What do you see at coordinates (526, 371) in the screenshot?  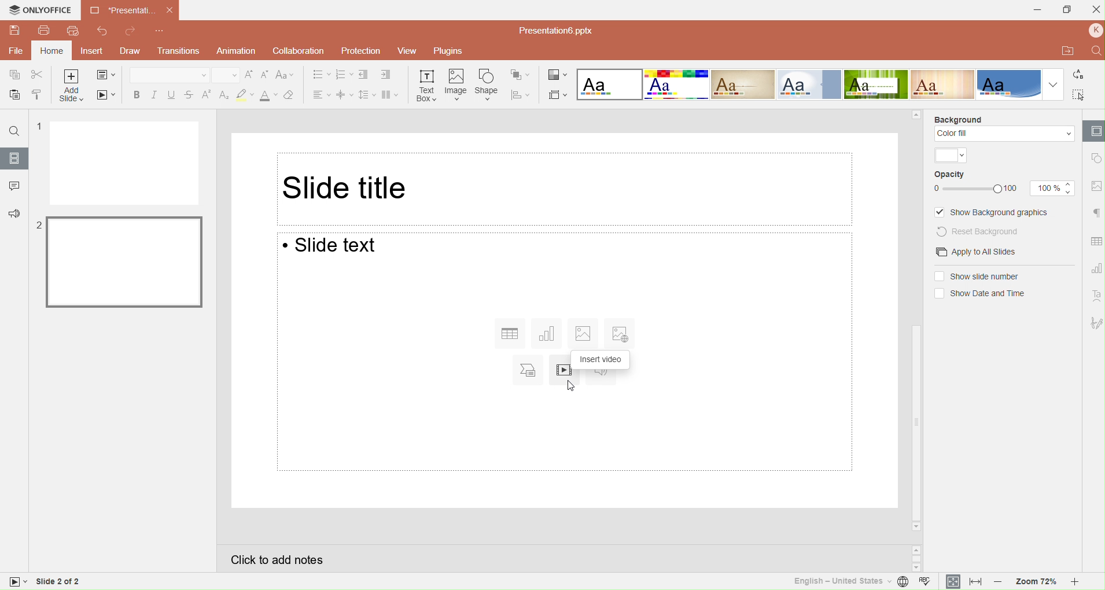 I see `Insert SmartArt` at bounding box center [526, 371].